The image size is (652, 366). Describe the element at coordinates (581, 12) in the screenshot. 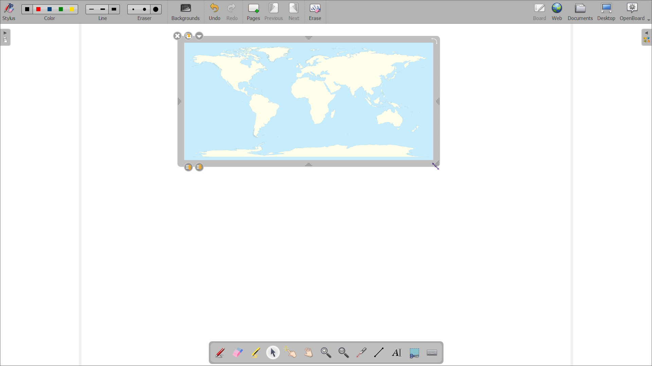

I see `documents` at that location.